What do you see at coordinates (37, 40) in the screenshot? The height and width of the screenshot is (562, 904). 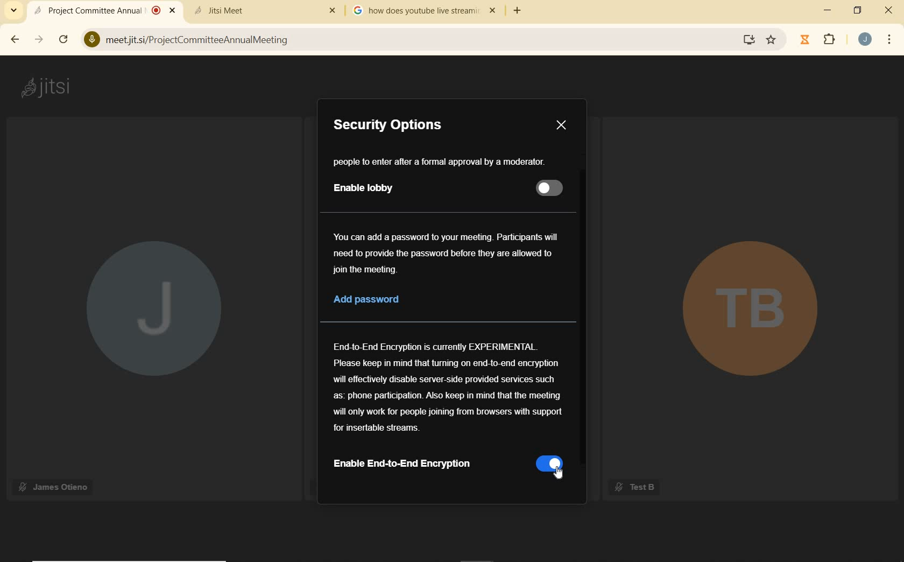 I see `FORWARD` at bounding box center [37, 40].